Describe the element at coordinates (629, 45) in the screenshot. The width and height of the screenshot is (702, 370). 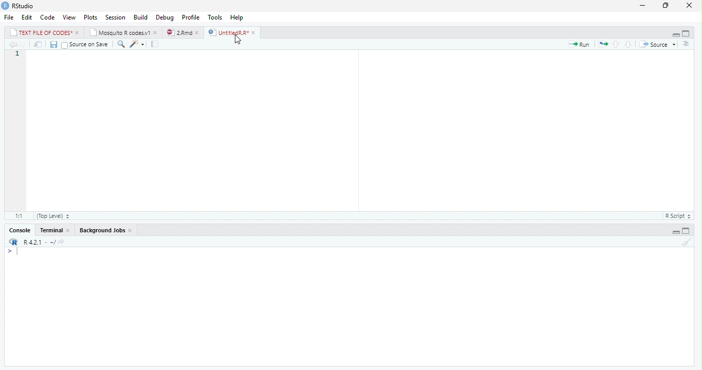
I see `Go to next section` at that location.